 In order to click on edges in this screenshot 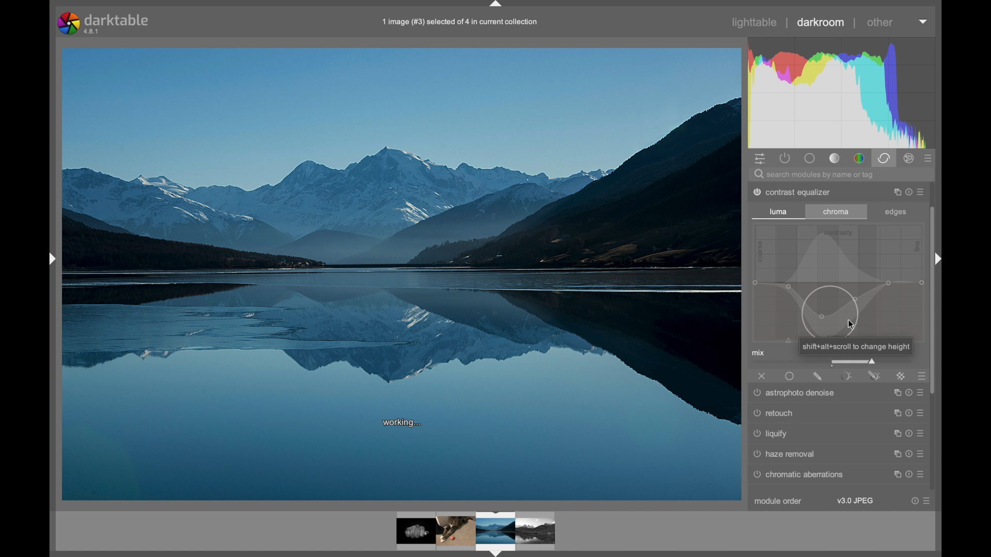, I will do `click(896, 212)`.